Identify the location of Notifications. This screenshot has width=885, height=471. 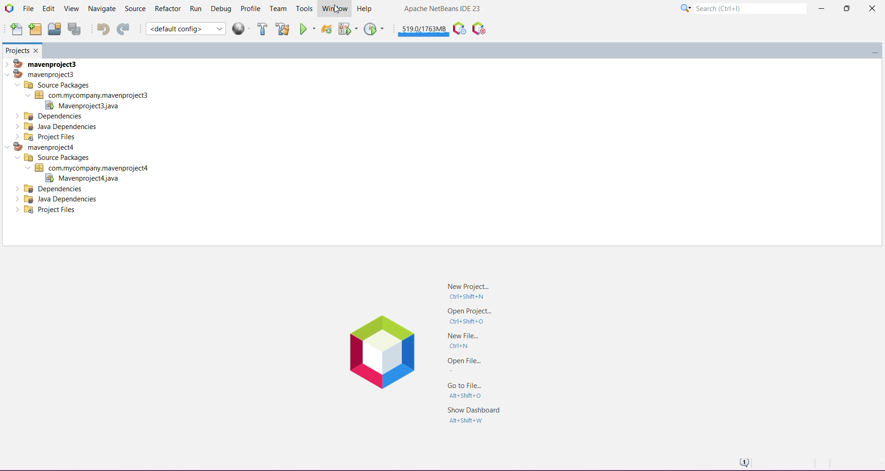
(743, 462).